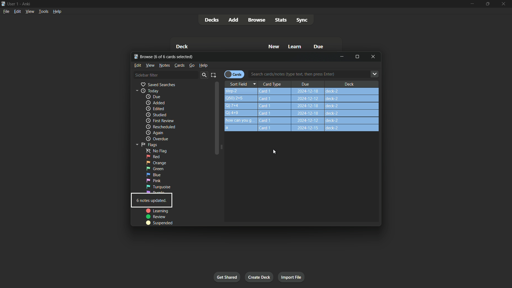 This screenshot has width=512, height=288. I want to click on View menu, so click(30, 12).